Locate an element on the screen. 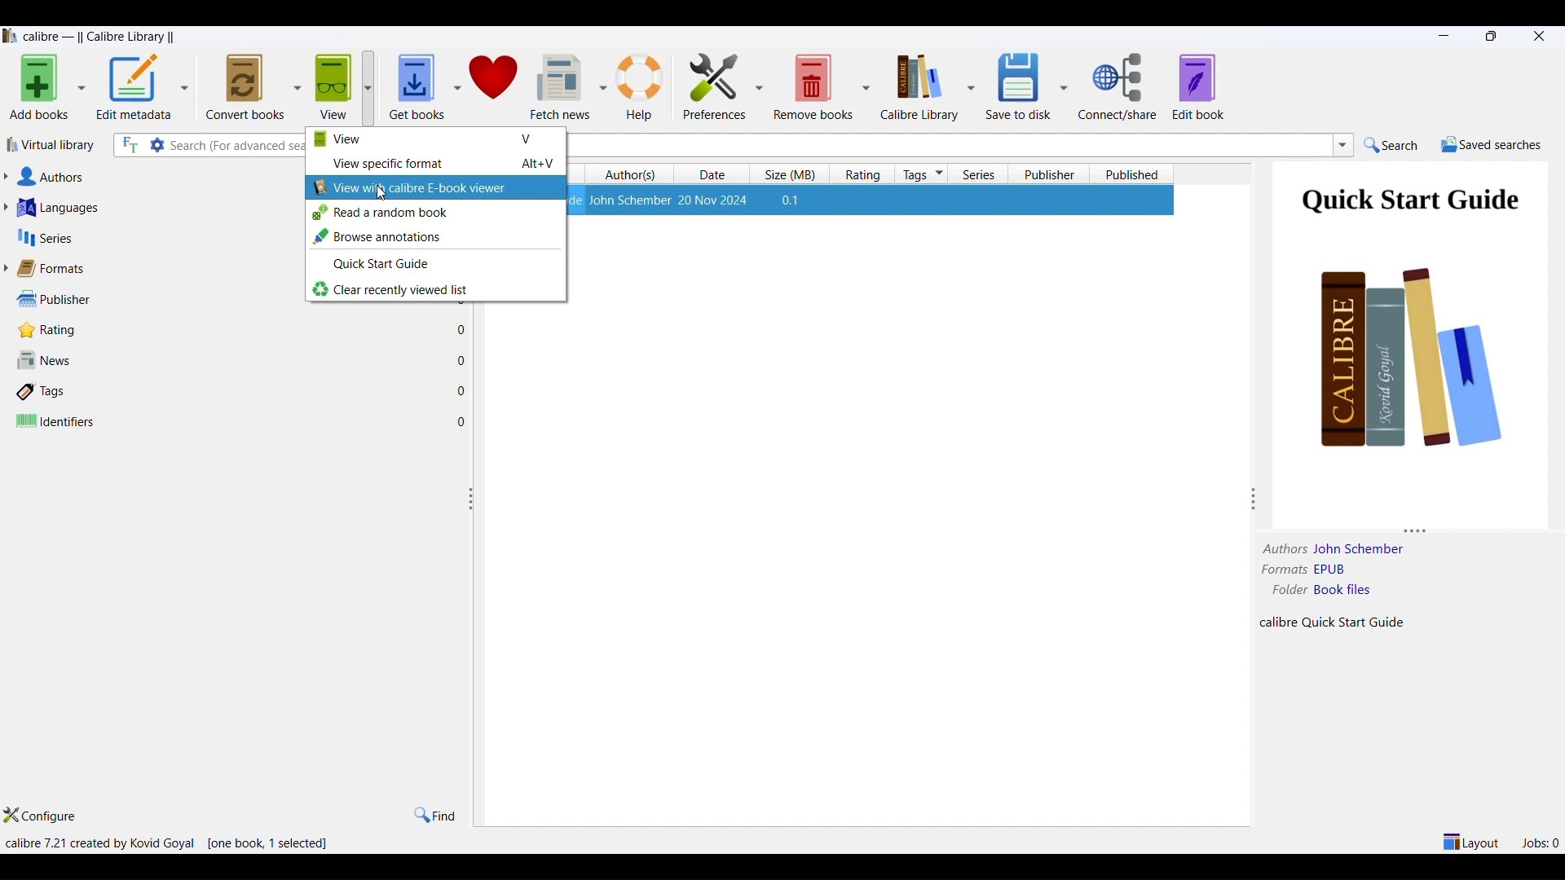 Image resolution: width=1565 pixels, height=880 pixels. save to disc options dropdown button is located at coordinates (1064, 86).